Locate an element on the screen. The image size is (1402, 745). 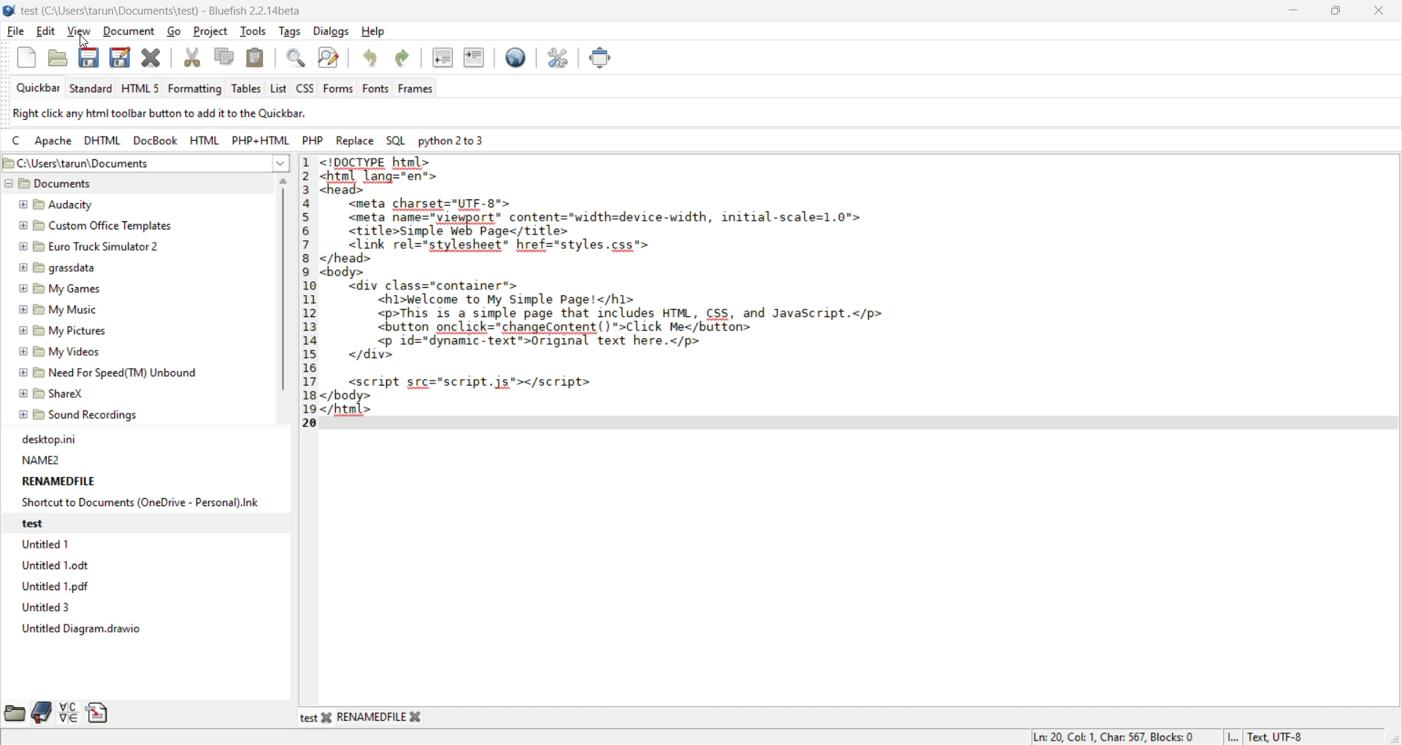
@ [9 ShareX is located at coordinates (55, 395).